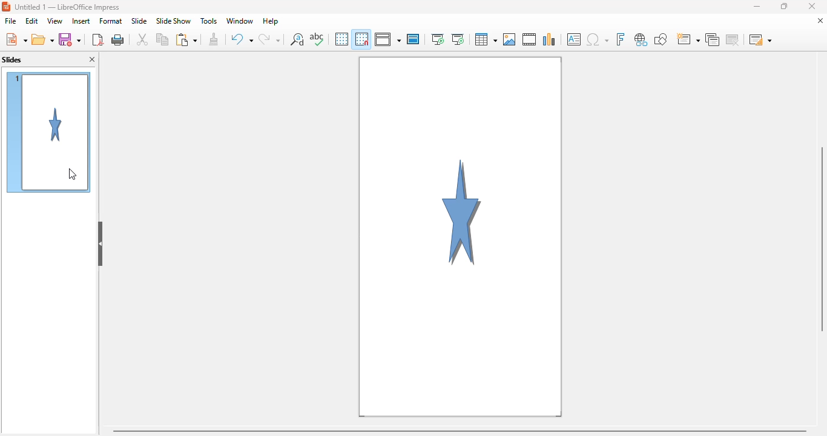 This screenshot has width=827, height=436. I want to click on format, so click(111, 21).